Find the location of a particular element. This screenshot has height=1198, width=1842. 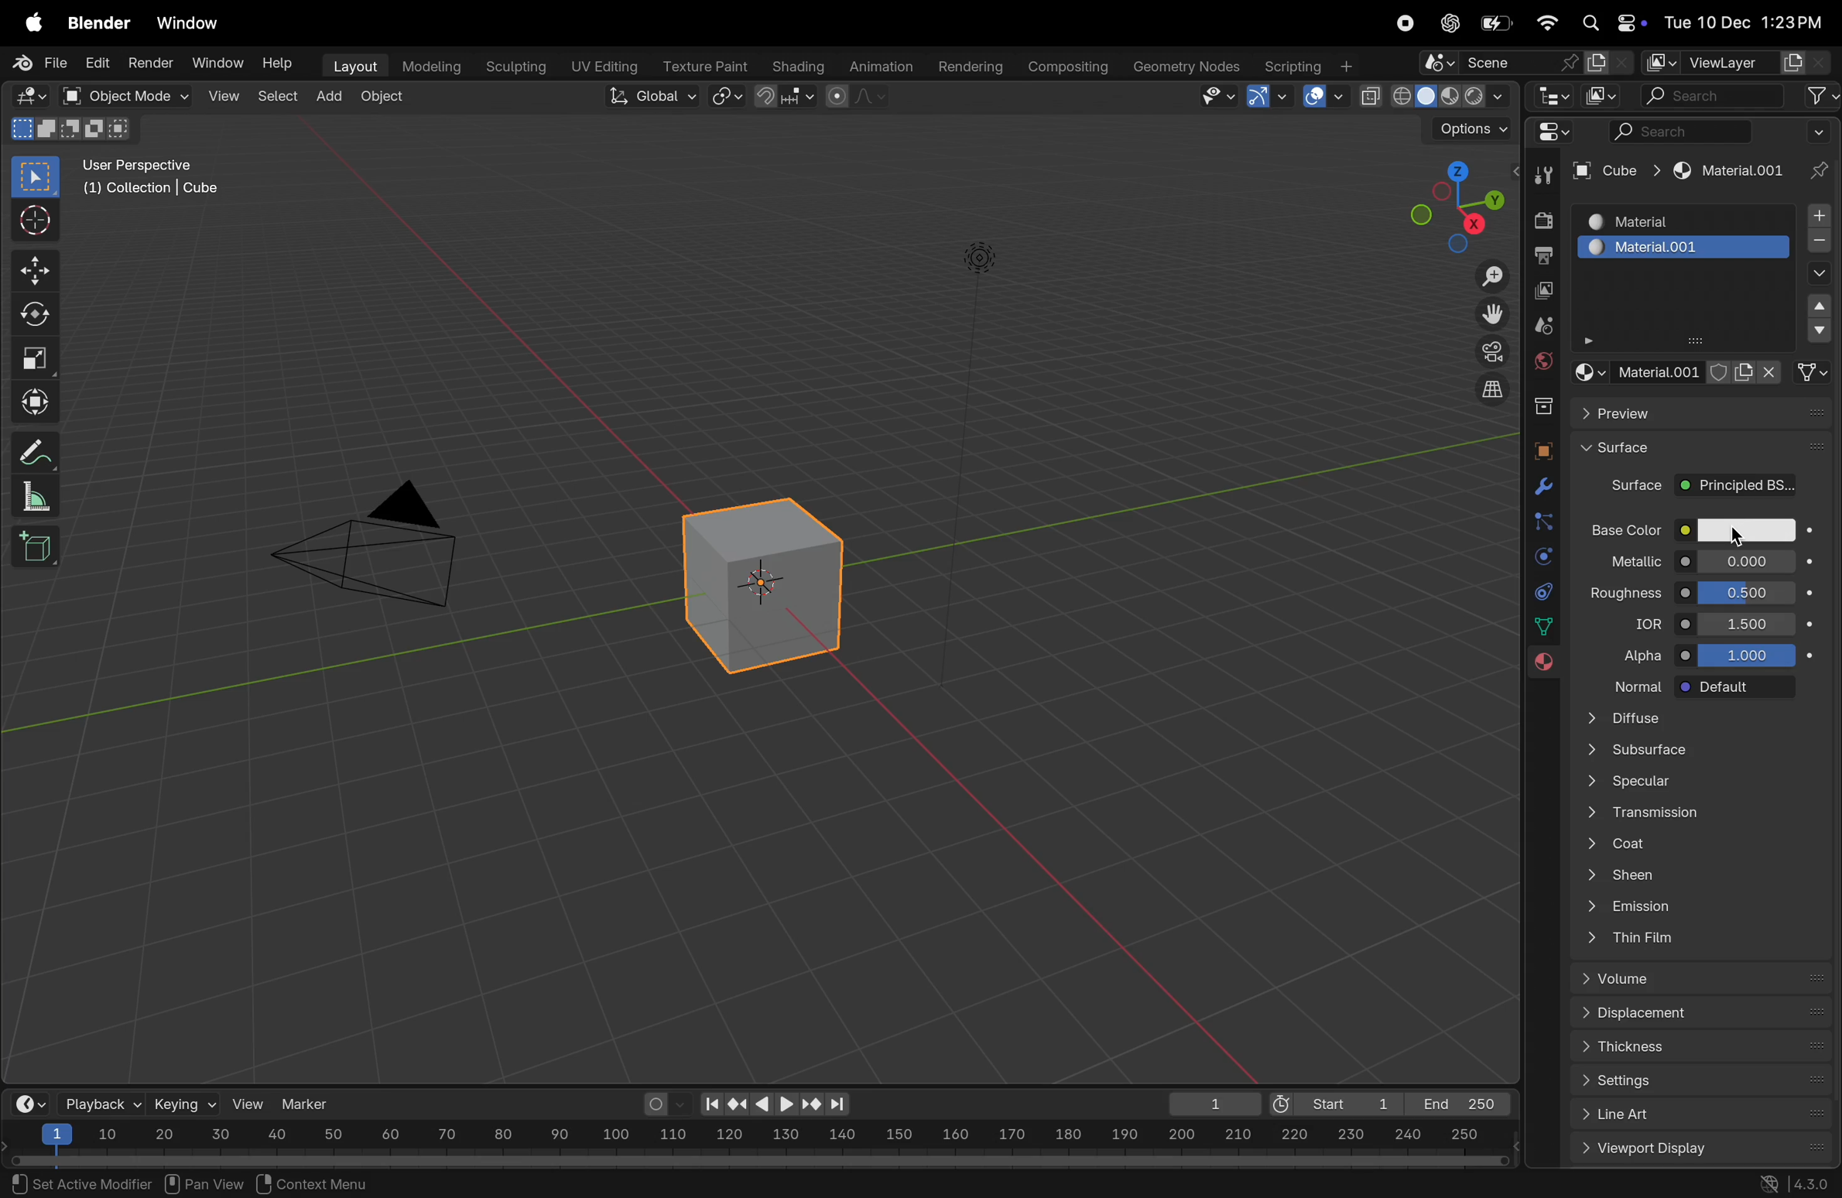

record is located at coordinates (1404, 25).